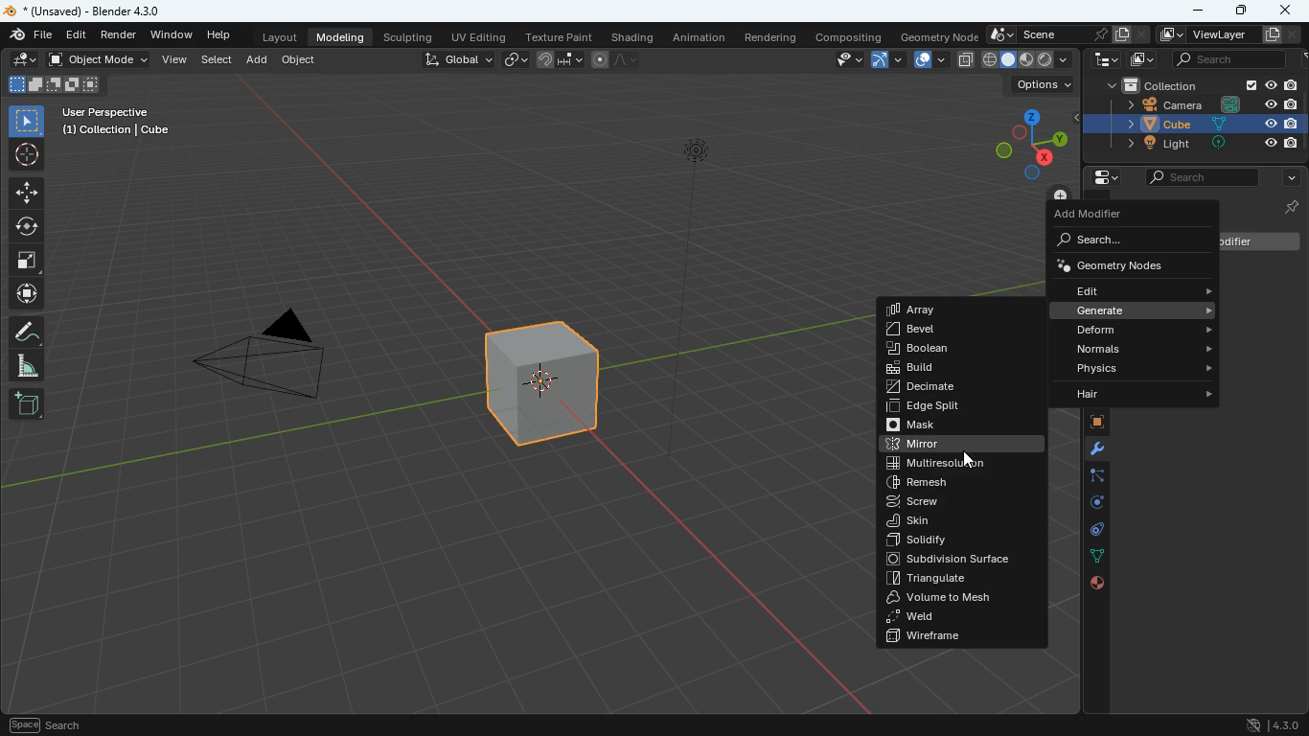  What do you see at coordinates (28, 366) in the screenshot?
I see `angle` at bounding box center [28, 366].